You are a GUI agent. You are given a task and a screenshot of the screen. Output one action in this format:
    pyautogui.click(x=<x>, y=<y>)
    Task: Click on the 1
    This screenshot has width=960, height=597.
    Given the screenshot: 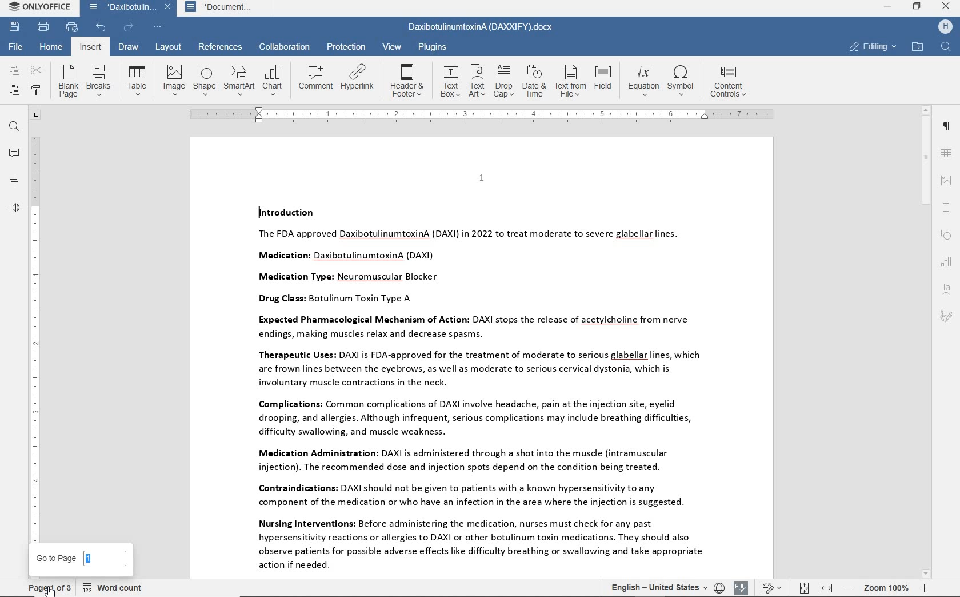 What is the action you would take?
    pyautogui.click(x=481, y=177)
    